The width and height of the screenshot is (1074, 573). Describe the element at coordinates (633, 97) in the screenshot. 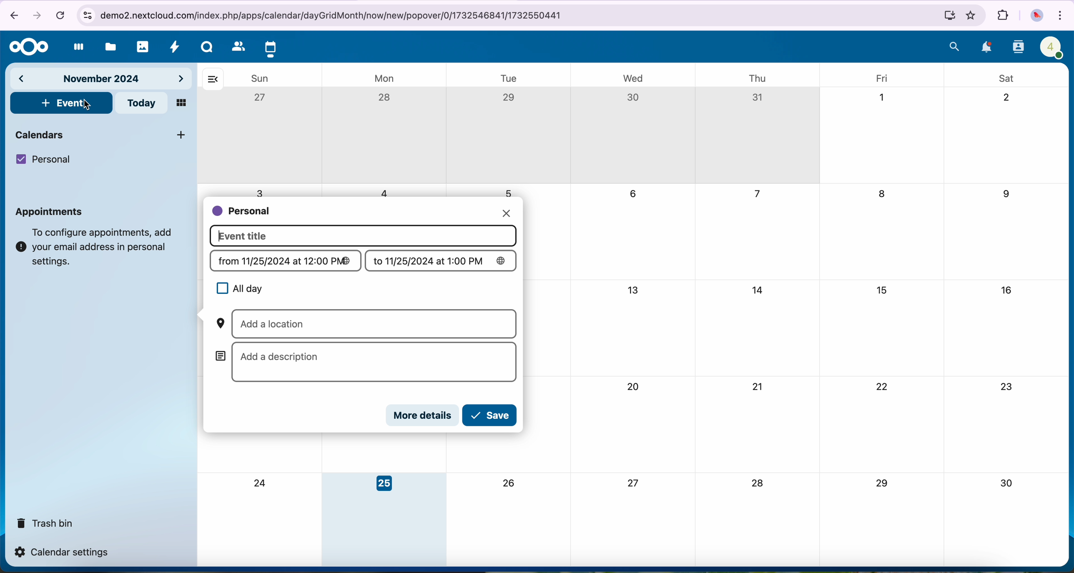

I see `30` at that location.